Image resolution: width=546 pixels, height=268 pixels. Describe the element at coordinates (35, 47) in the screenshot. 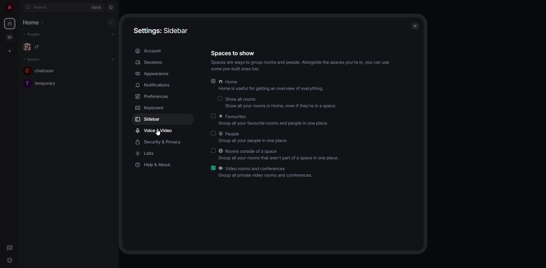

I see `r7` at that location.